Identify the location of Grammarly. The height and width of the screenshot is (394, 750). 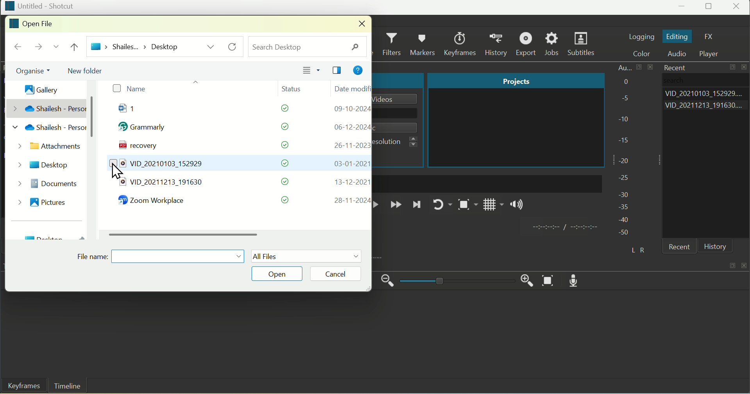
(146, 129).